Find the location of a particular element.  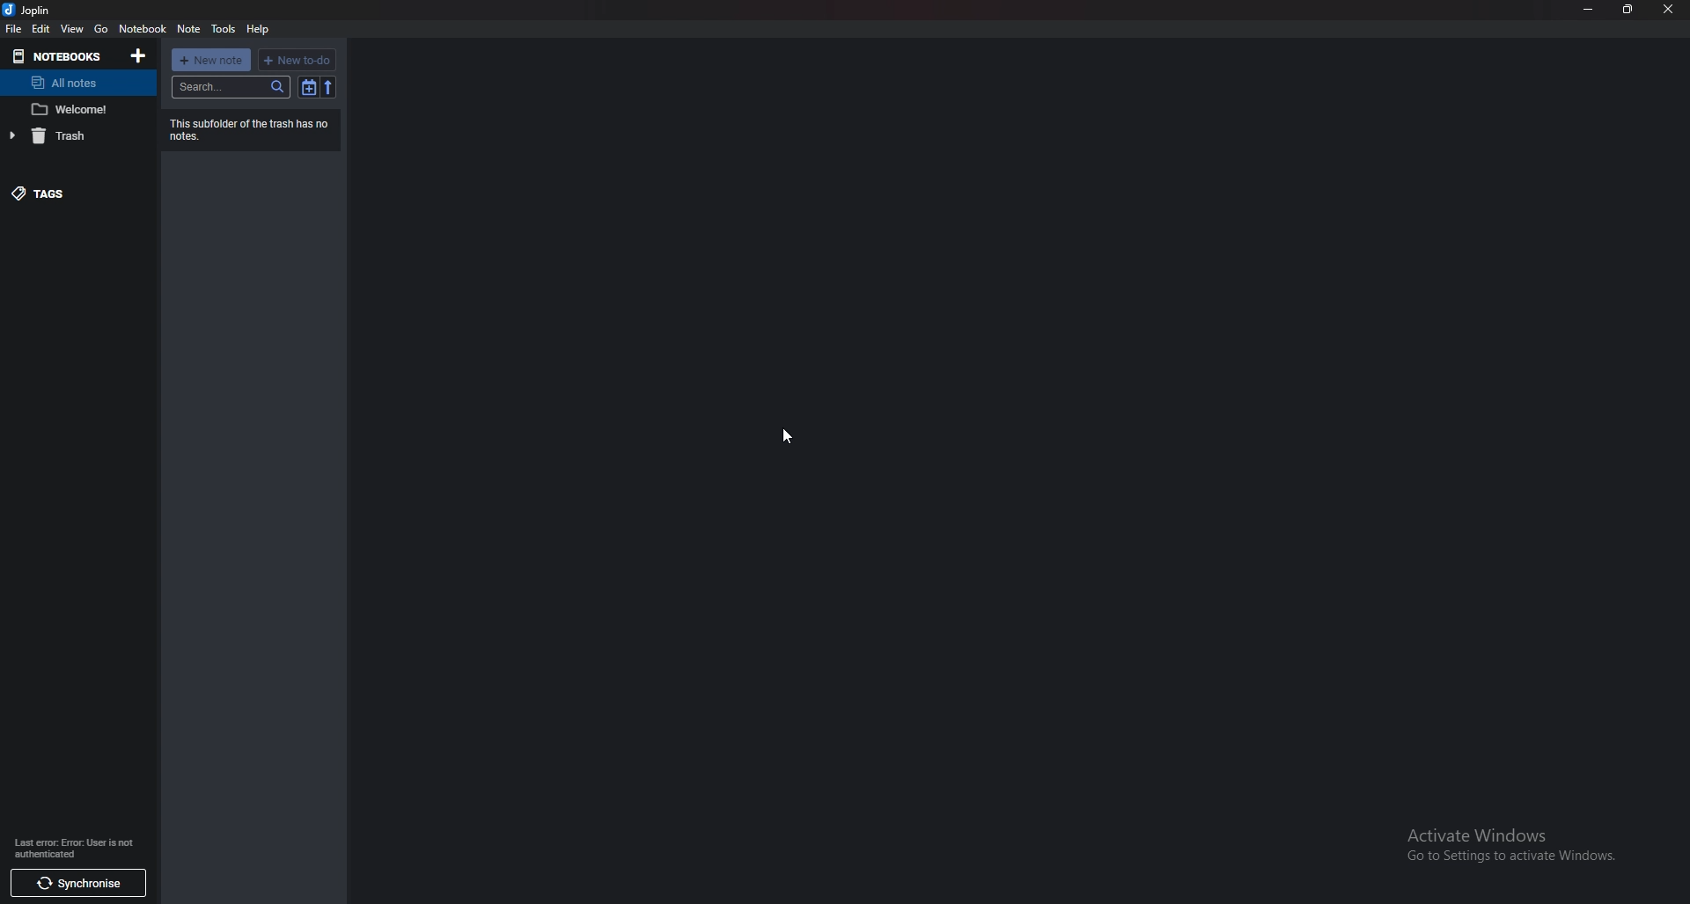

Notebooks is located at coordinates (60, 55).